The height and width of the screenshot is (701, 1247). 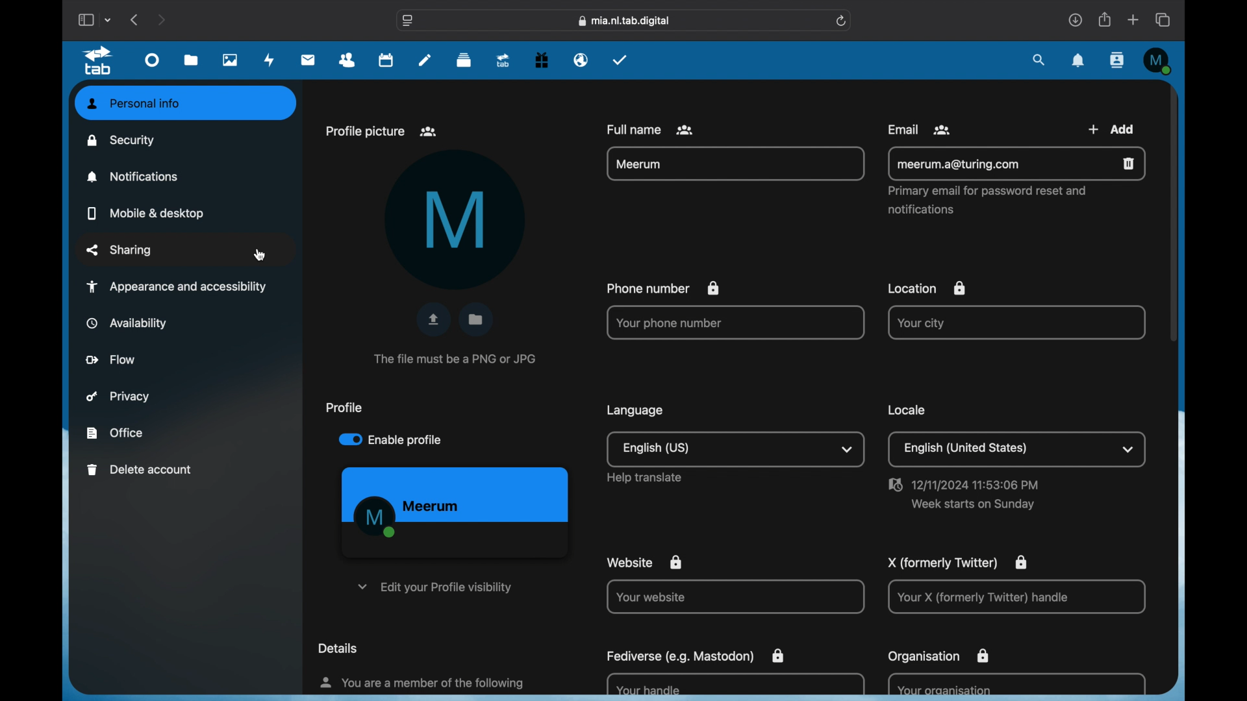 What do you see at coordinates (736, 684) in the screenshot?
I see `Fediverse handle` at bounding box center [736, 684].